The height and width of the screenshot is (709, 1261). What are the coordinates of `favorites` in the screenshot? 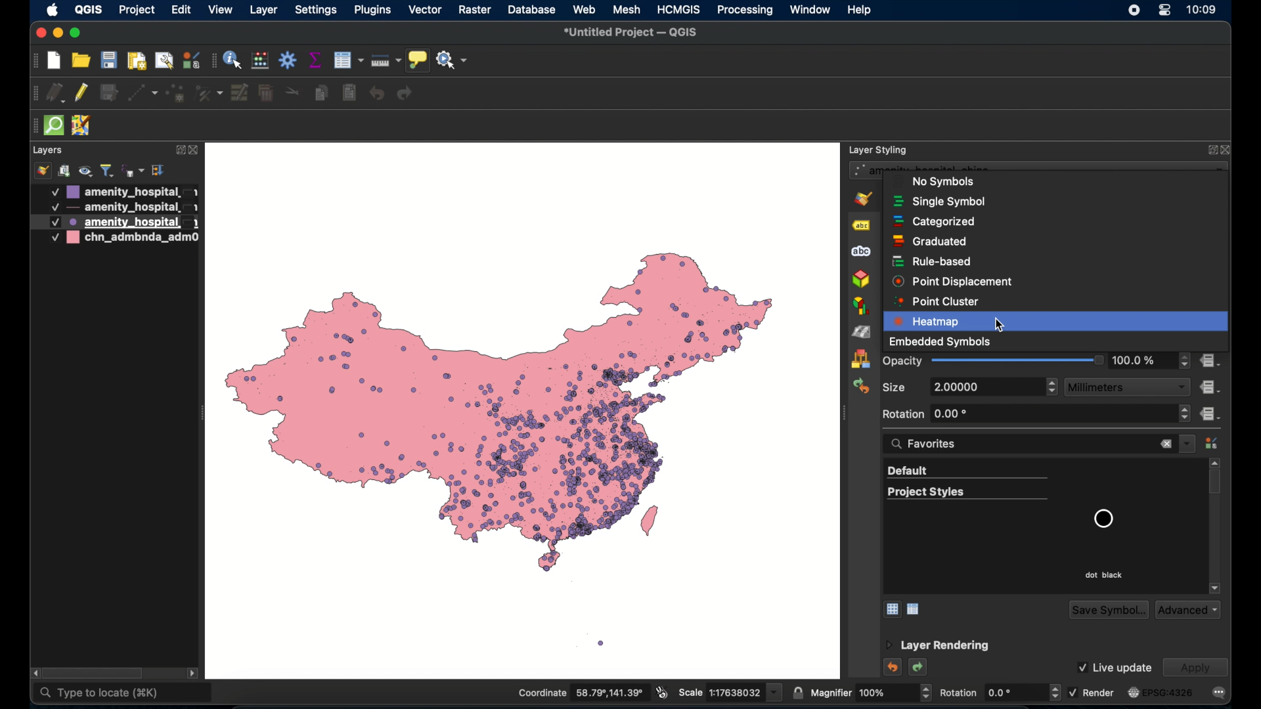 It's located at (929, 444).